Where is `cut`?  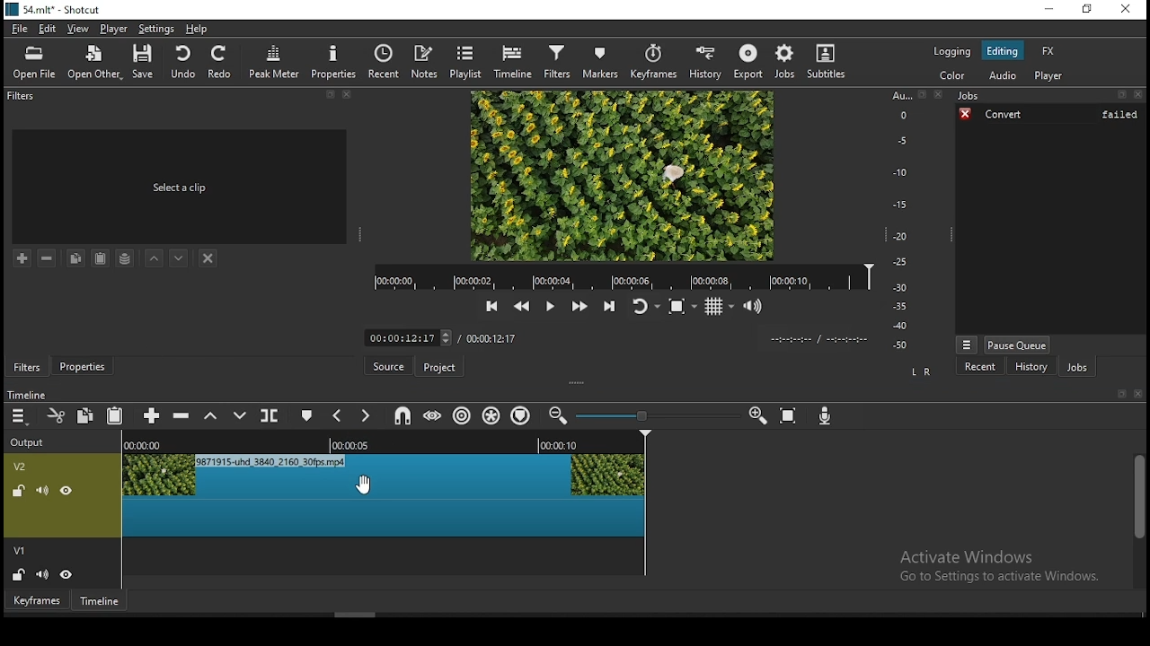 cut is located at coordinates (57, 415).